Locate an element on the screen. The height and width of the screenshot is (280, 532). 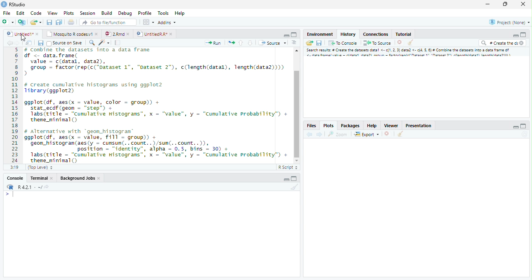
Connections is located at coordinates (376, 34).